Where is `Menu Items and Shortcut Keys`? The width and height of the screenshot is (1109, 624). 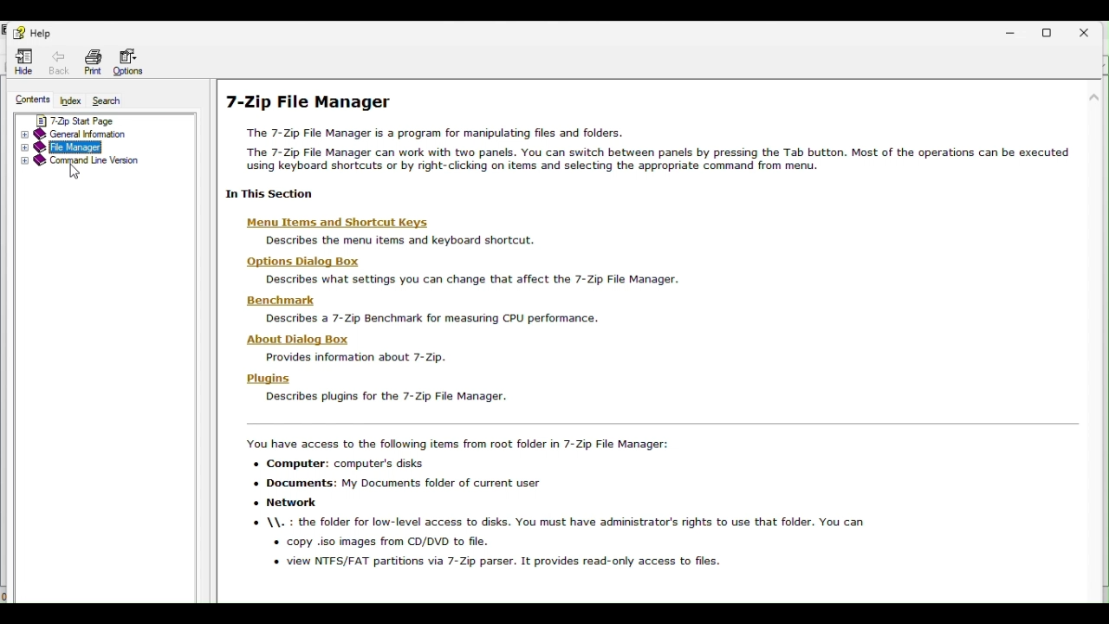
Menu Items and Shortcut Keys is located at coordinates (338, 224).